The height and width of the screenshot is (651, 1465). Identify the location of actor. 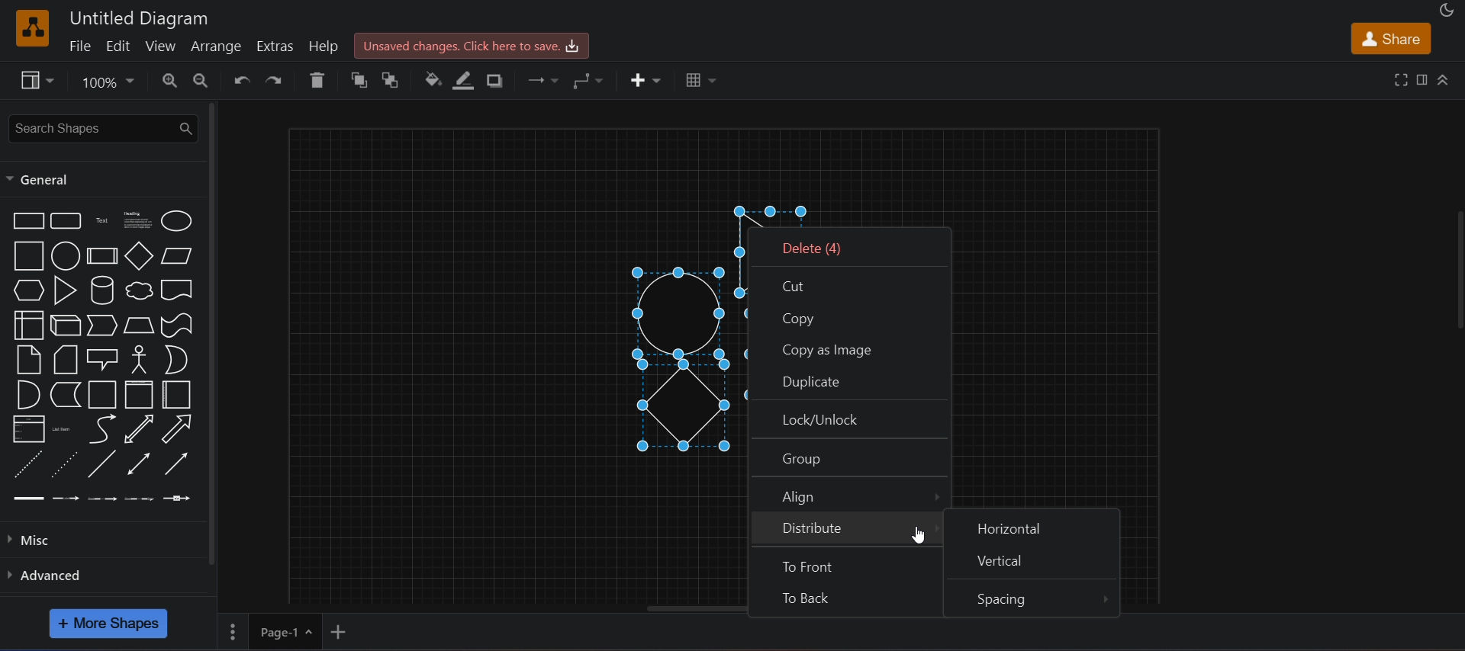
(140, 360).